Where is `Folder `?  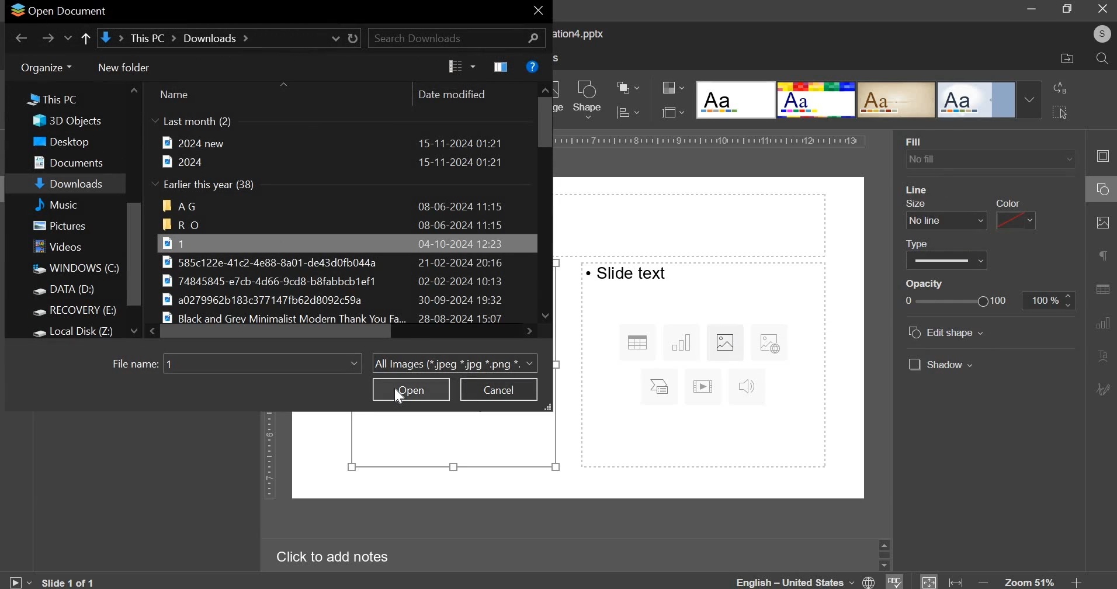 Folder  is located at coordinates (334, 206).